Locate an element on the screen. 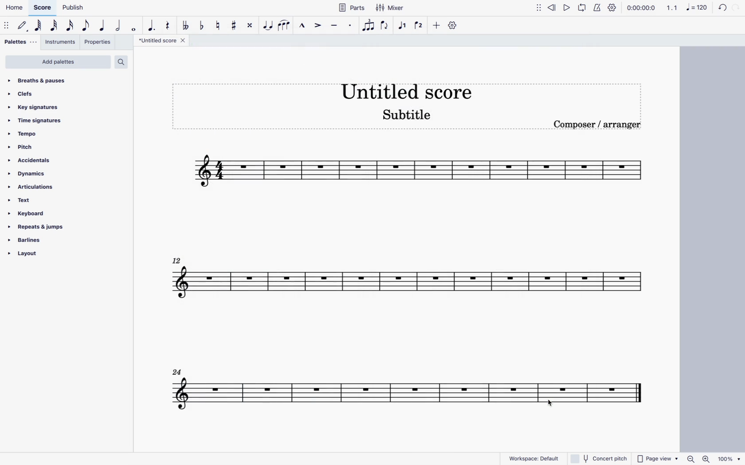 The height and width of the screenshot is (465, 745). keyboard is located at coordinates (30, 213).